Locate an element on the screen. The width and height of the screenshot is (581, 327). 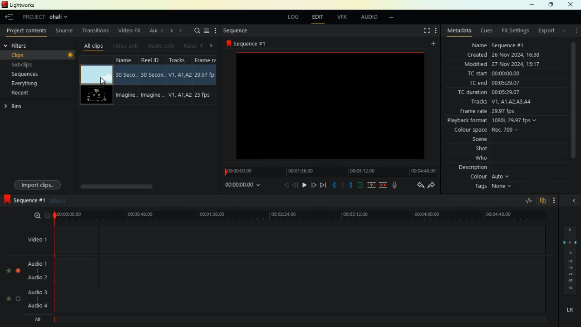
timeline is located at coordinates (298, 320).